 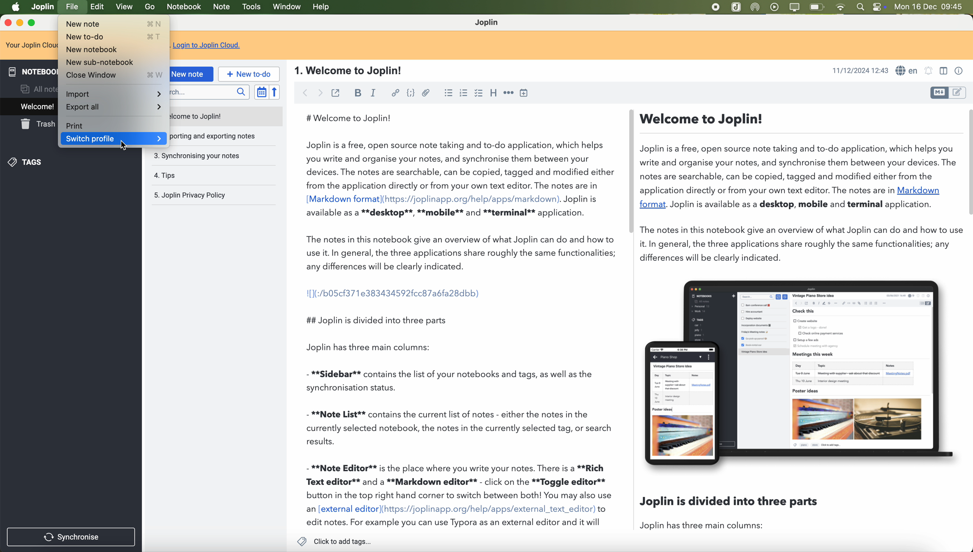 What do you see at coordinates (508, 93) in the screenshot?
I see `horizontal rule` at bounding box center [508, 93].